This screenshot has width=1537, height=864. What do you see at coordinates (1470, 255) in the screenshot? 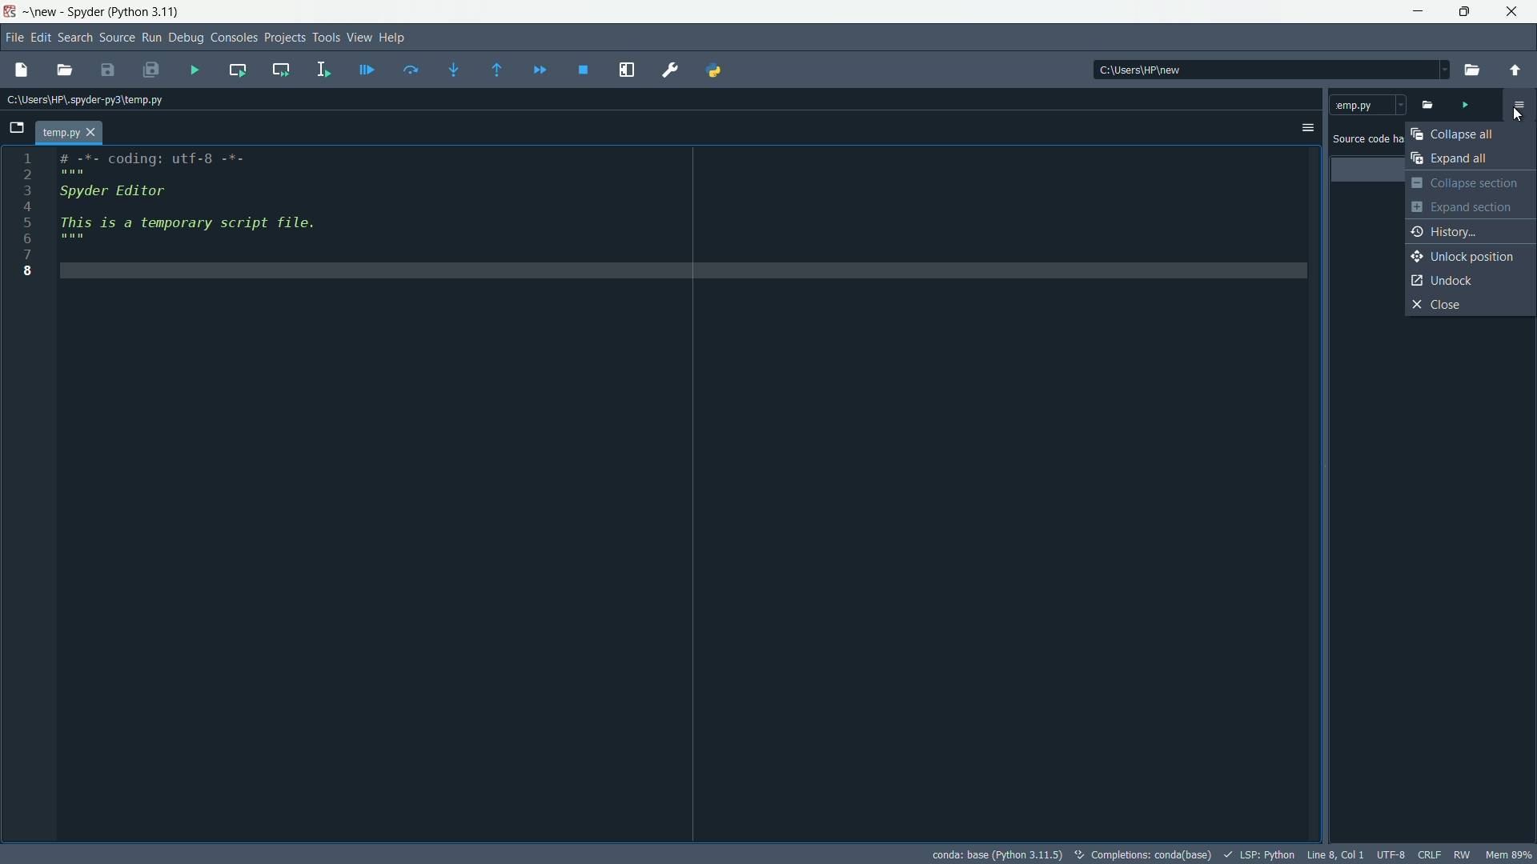
I see `unlock position` at bounding box center [1470, 255].